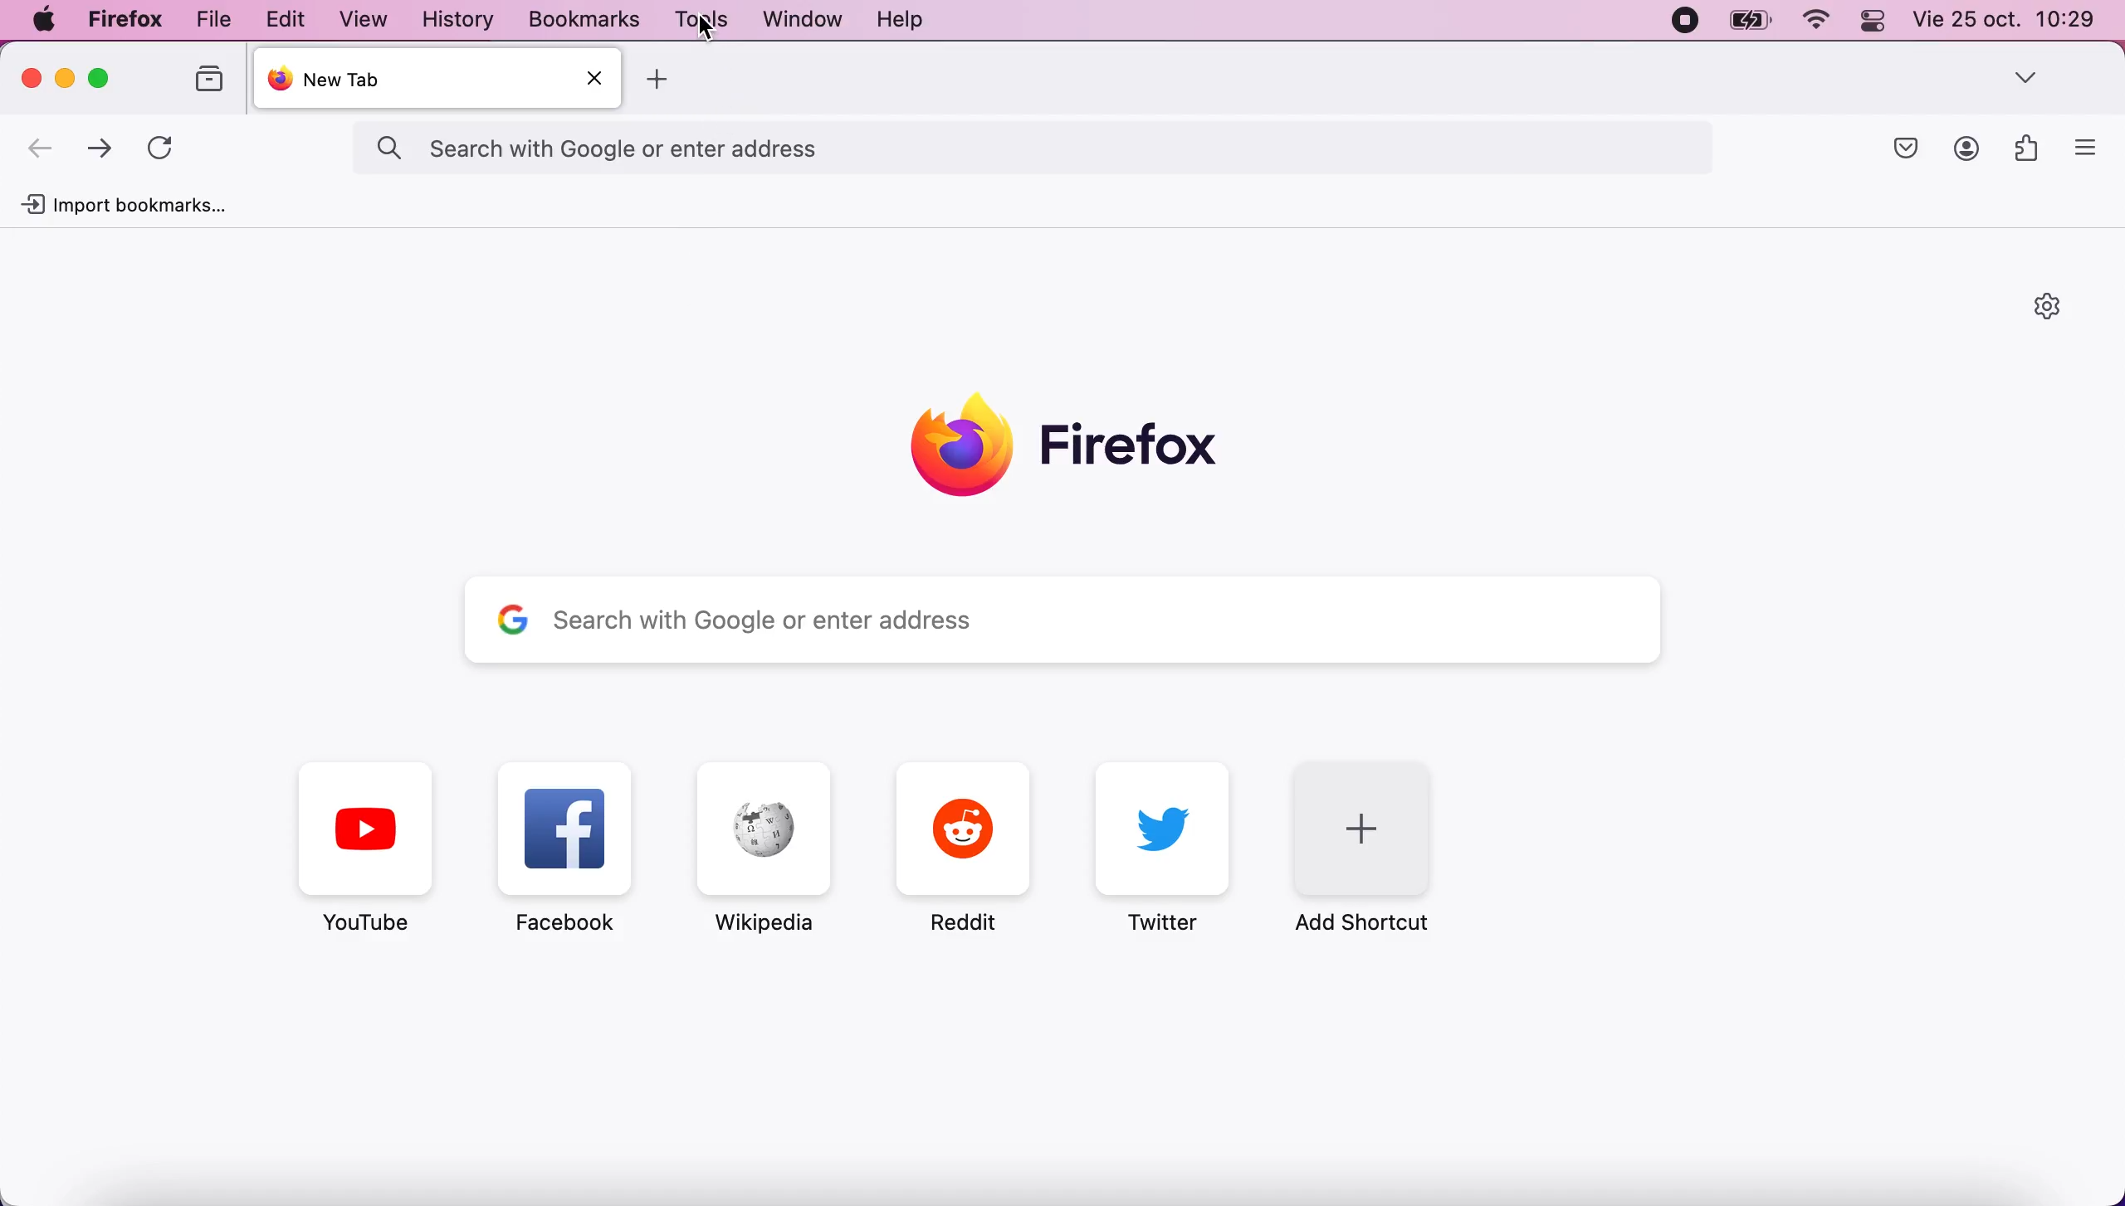 The height and width of the screenshot is (1206, 2125). I want to click on New Tab, so click(442, 77).